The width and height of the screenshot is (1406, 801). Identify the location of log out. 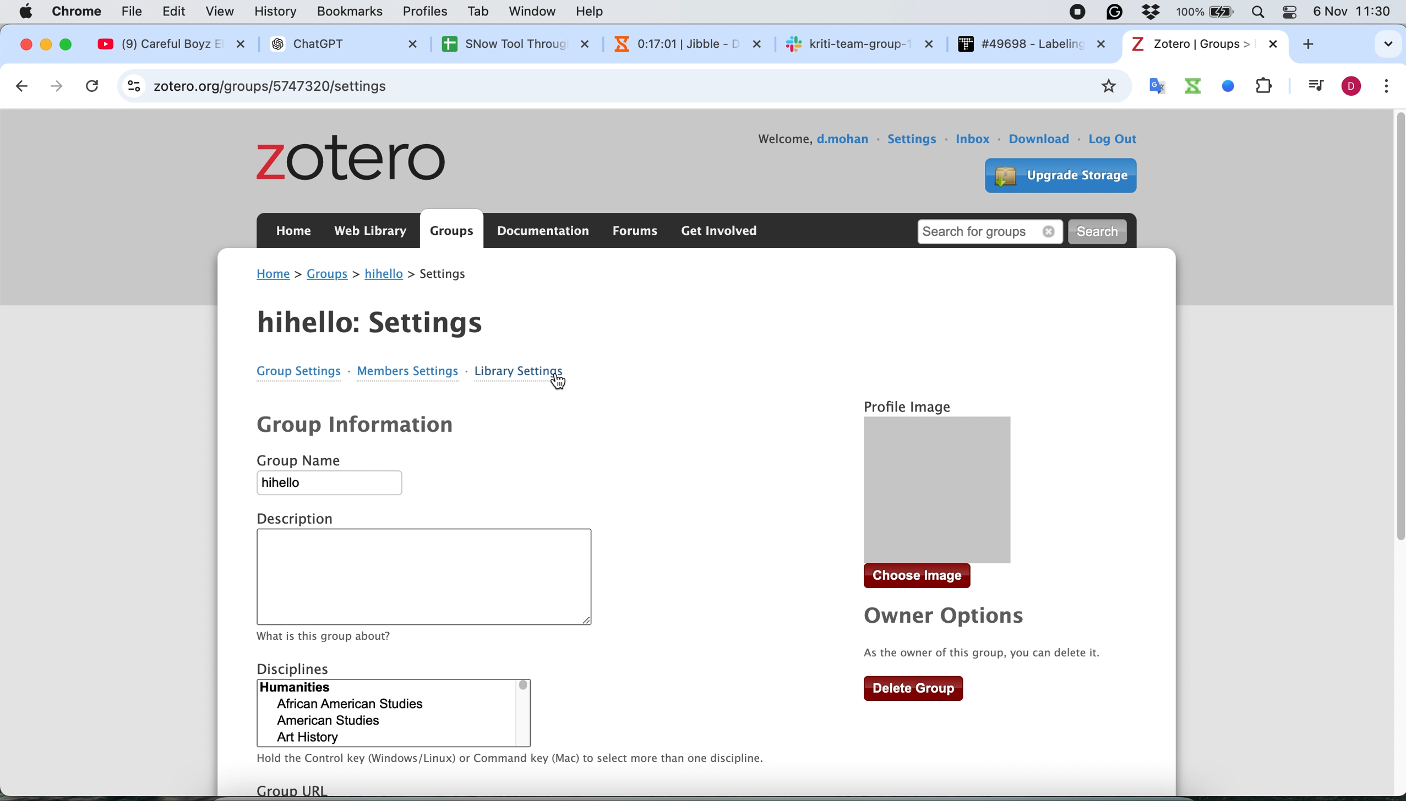
(1120, 141).